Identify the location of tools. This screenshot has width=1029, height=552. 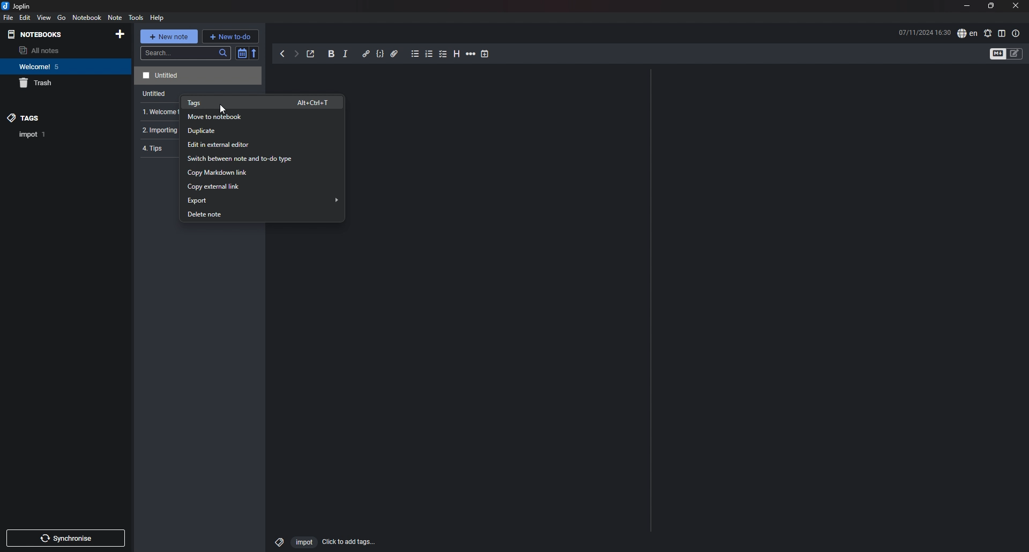
(135, 18).